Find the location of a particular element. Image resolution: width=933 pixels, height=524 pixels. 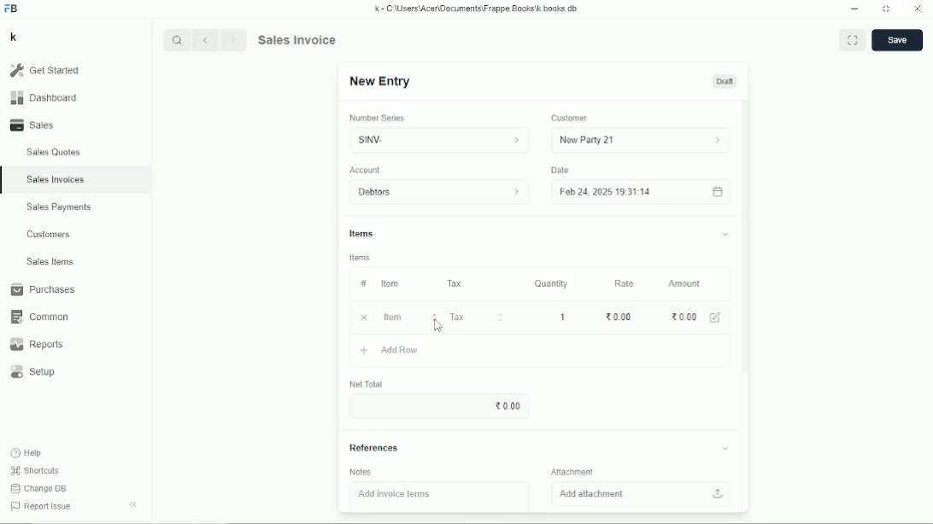

Backward is located at coordinates (208, 39).